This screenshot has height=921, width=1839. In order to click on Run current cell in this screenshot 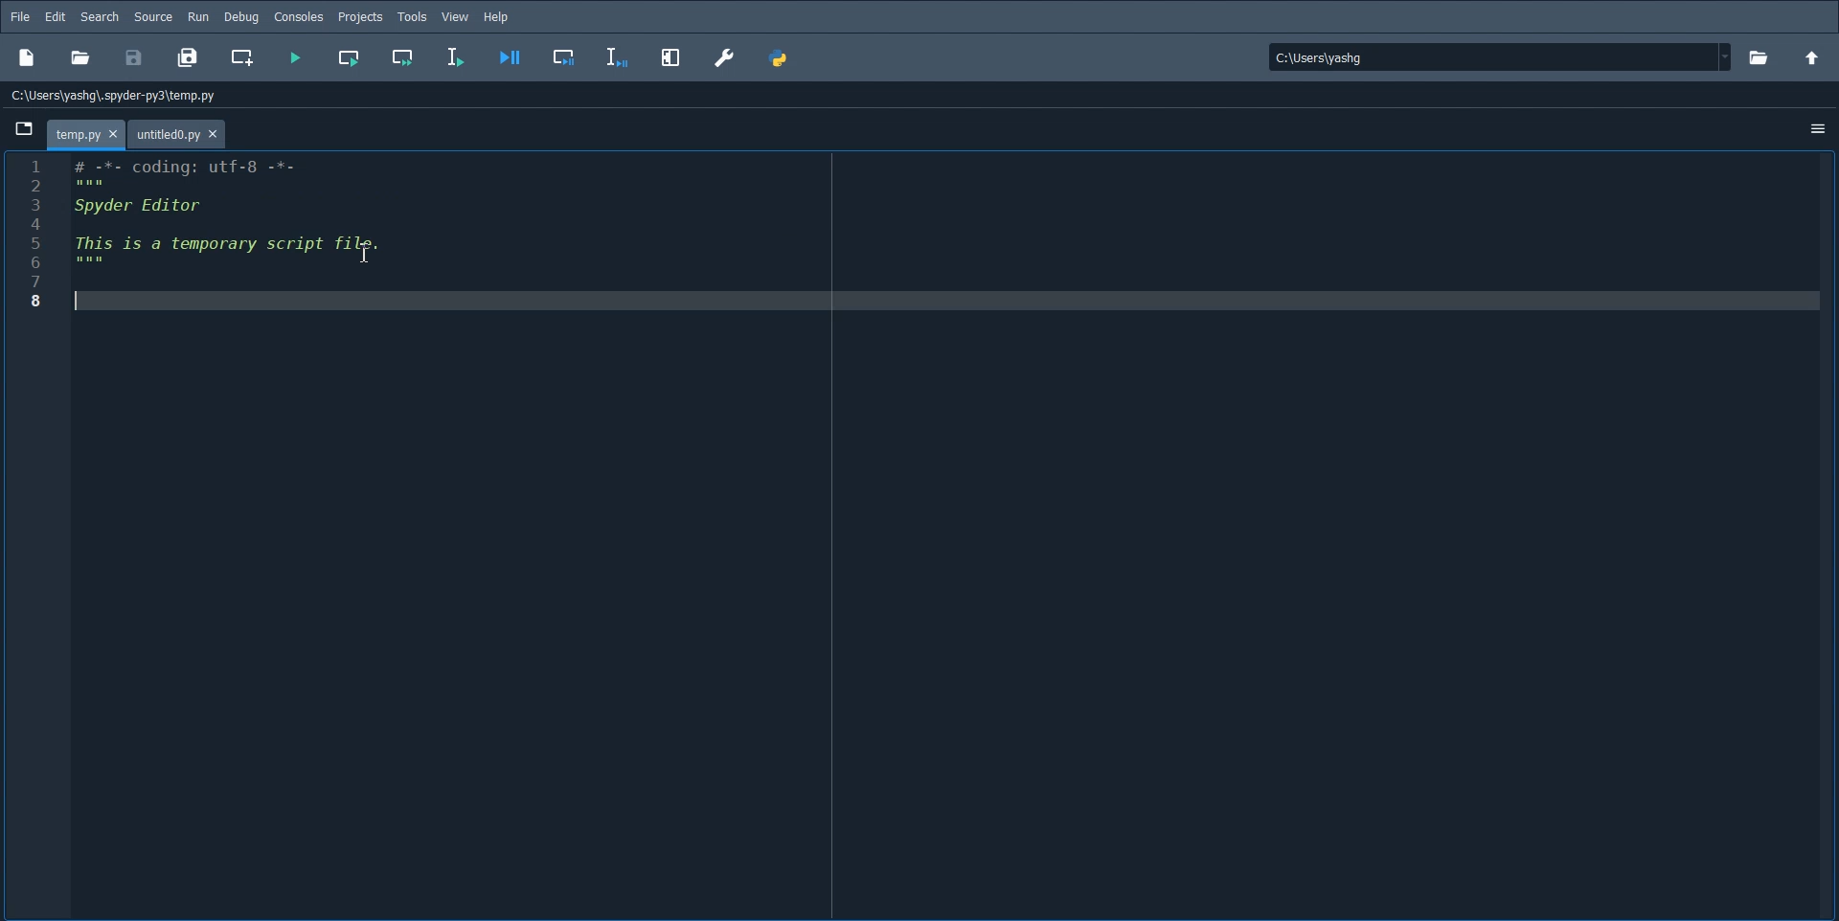, I will do `click(405, 59)`.